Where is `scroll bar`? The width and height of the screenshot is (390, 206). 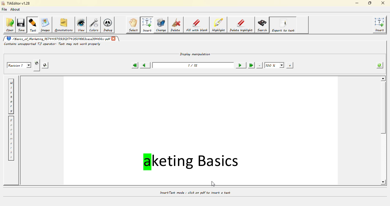 scroll bar is located at coordinates (384, 110).